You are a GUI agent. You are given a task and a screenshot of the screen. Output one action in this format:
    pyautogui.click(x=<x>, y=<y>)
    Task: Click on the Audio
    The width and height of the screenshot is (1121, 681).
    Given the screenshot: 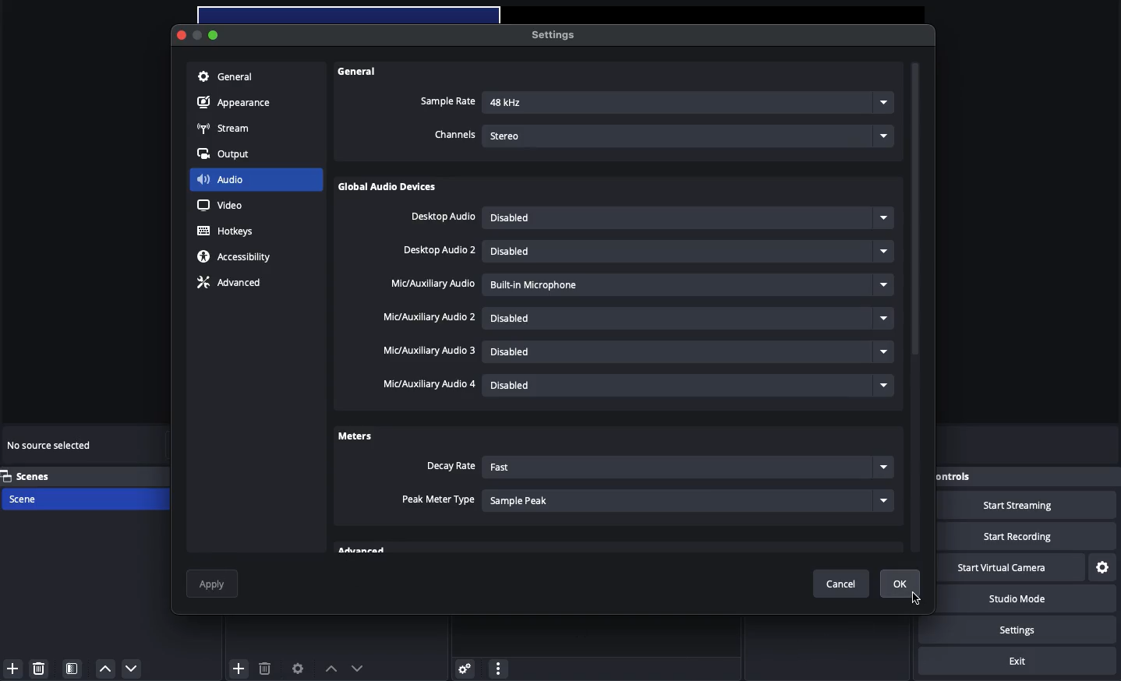 What is the action you would take?
    pyautogui.click(x=221, y=178)
    